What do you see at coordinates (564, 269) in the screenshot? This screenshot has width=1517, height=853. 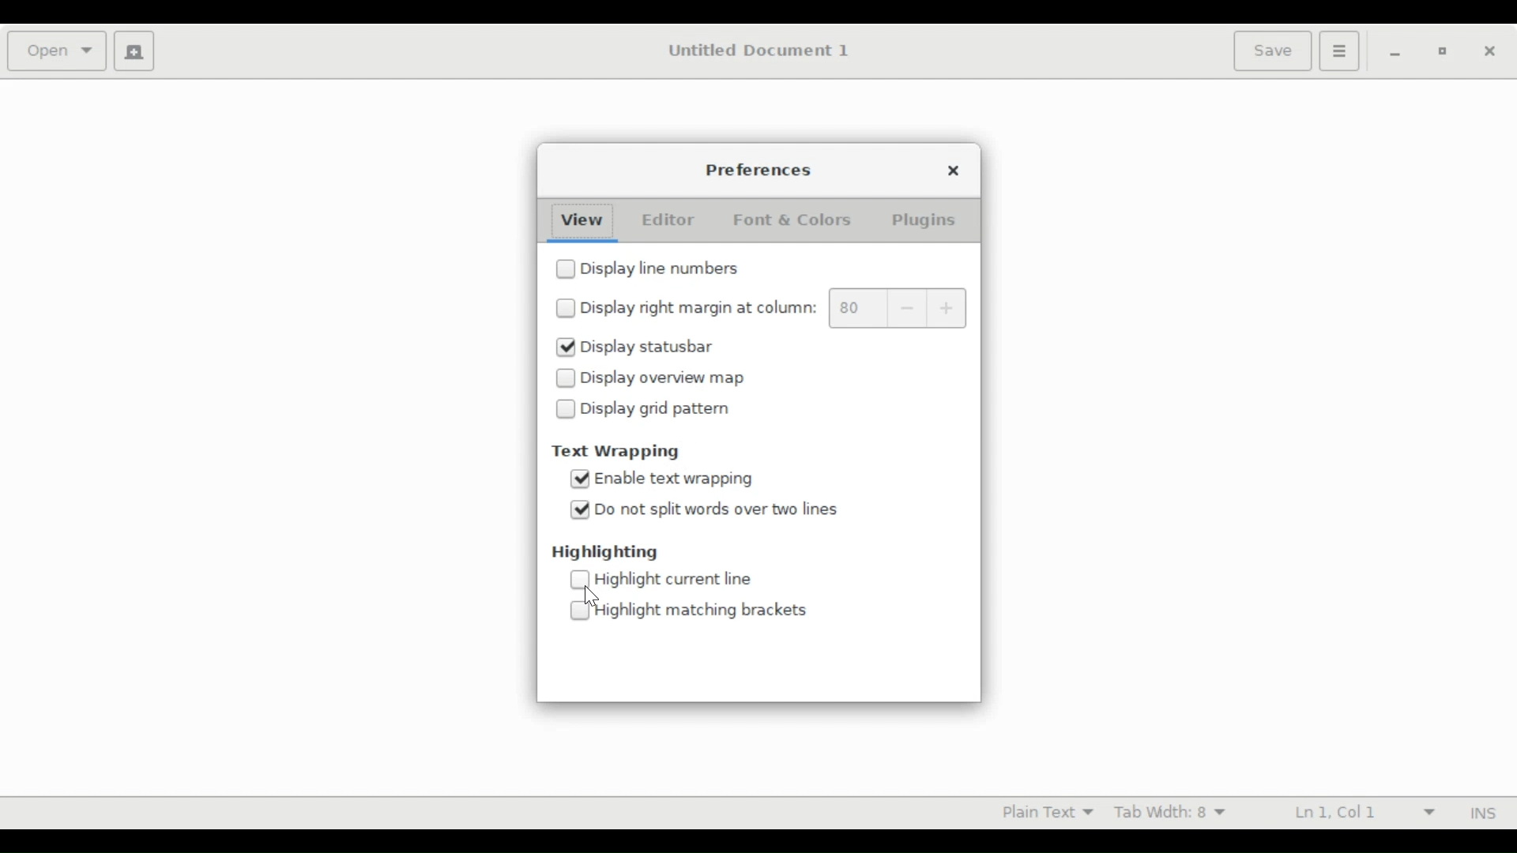 I see `checkbox` at bounding box center [564, 269].